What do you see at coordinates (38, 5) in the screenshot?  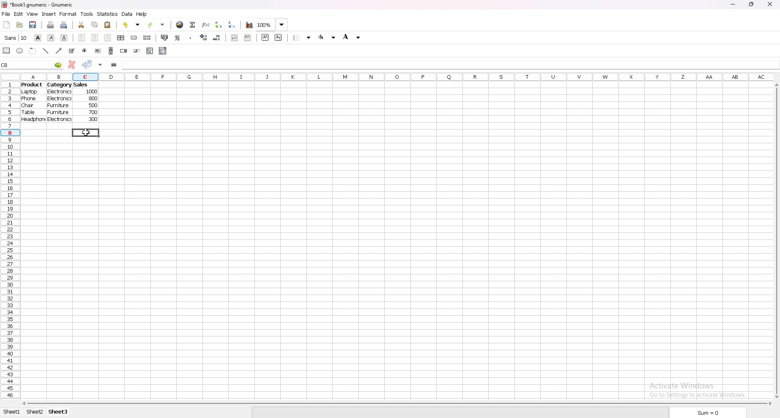 I see `file name` at bounding box center [38, 5].